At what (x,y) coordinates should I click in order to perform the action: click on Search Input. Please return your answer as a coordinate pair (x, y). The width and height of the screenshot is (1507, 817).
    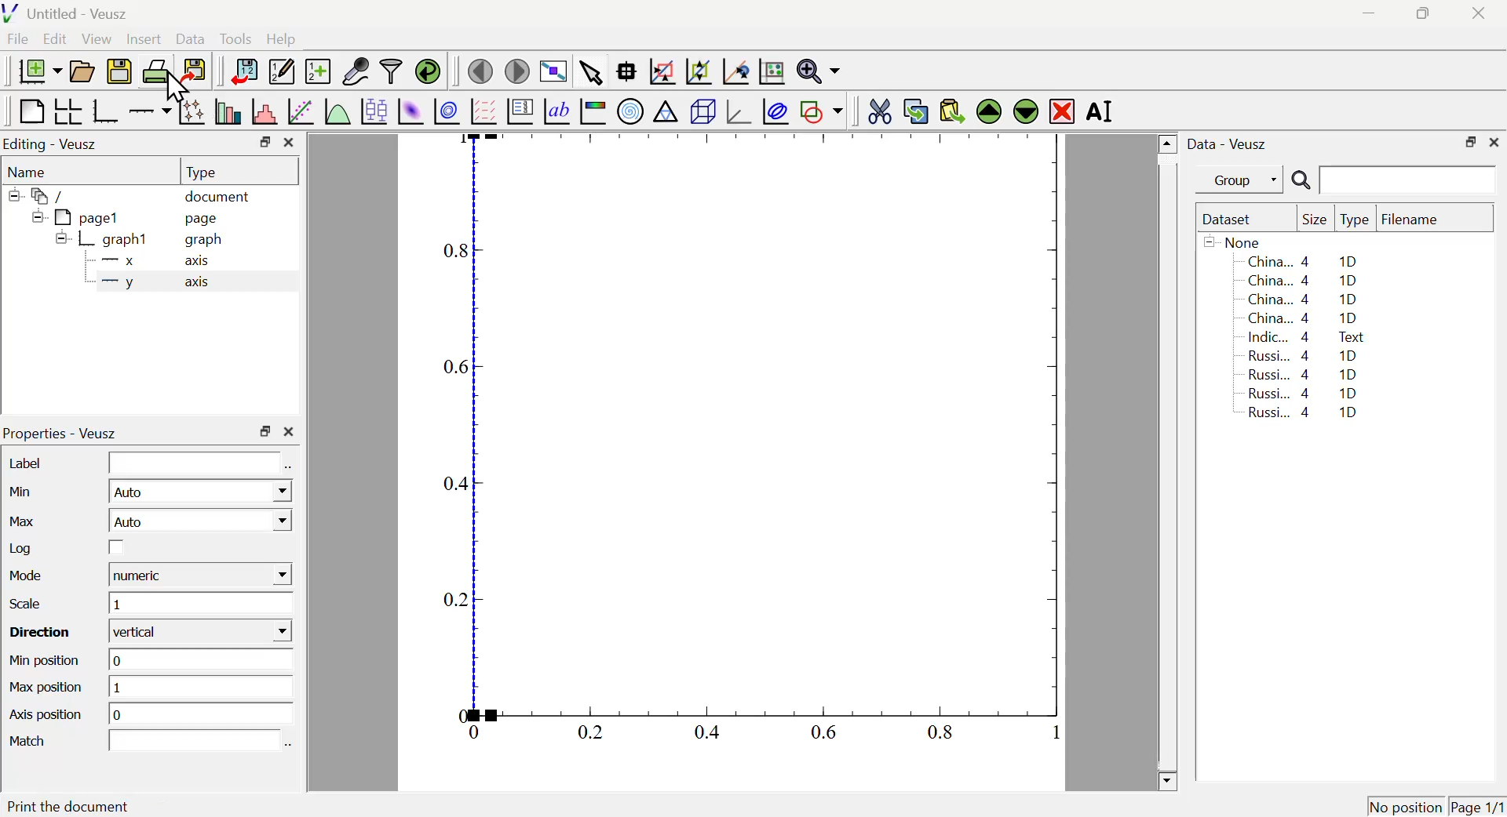
    Looking at the image, I should click on (1409, 179).